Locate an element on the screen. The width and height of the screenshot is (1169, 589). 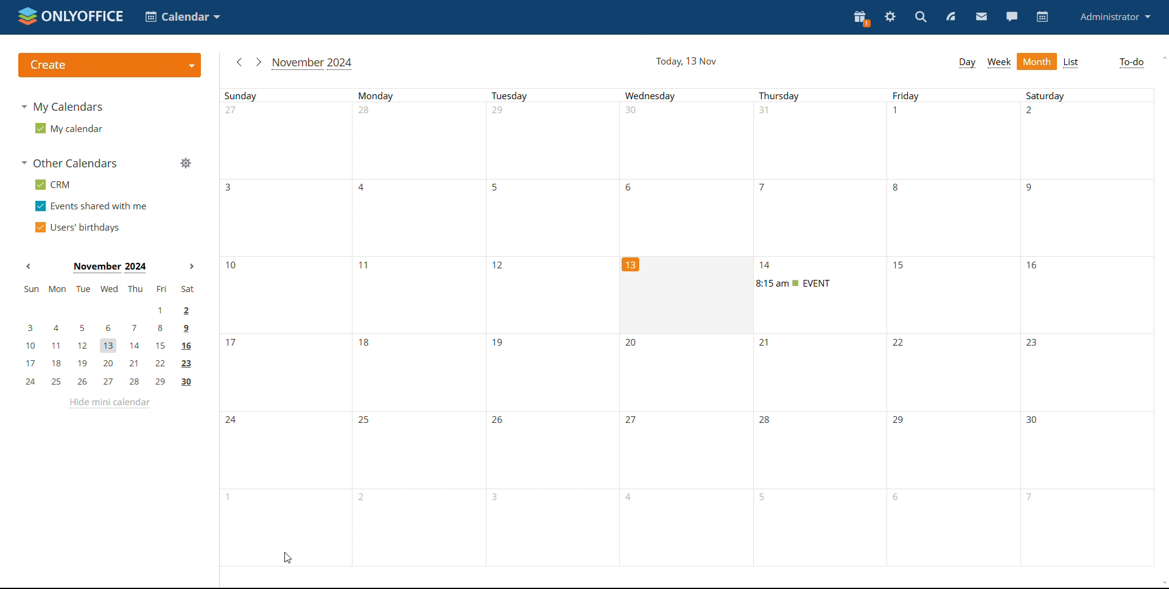
logo is located at coordinates (71, 17).